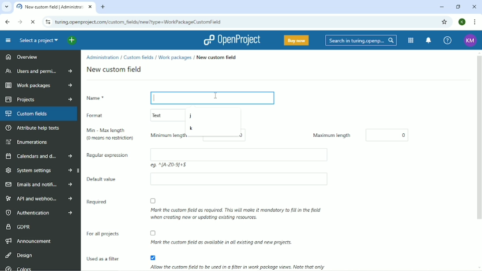  I want to click on New custom field, so click(118, 69).